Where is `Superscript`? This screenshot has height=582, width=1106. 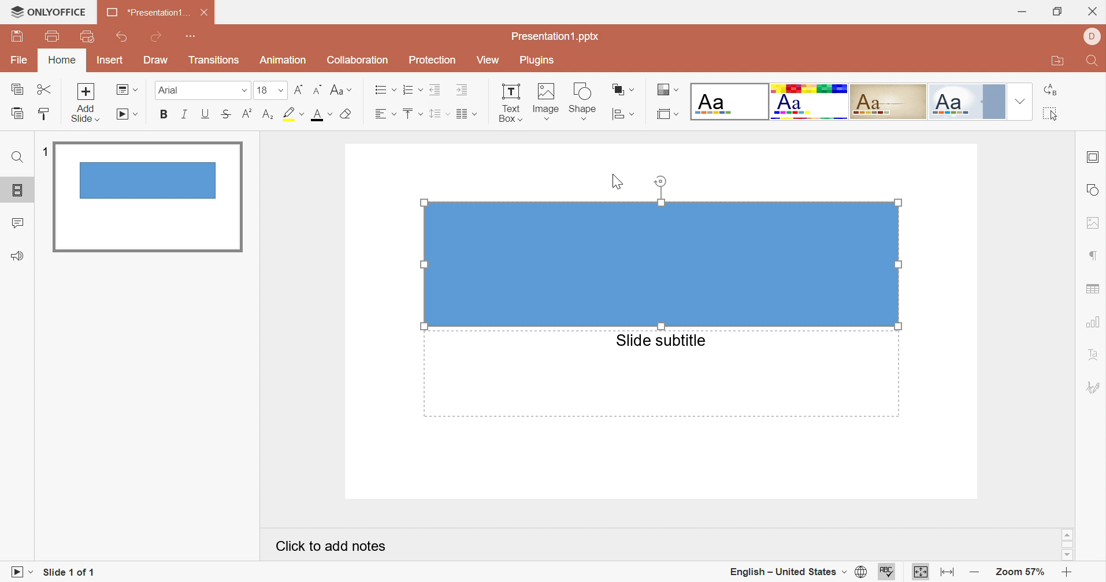 Superscript is located at coordinates (246, 117).